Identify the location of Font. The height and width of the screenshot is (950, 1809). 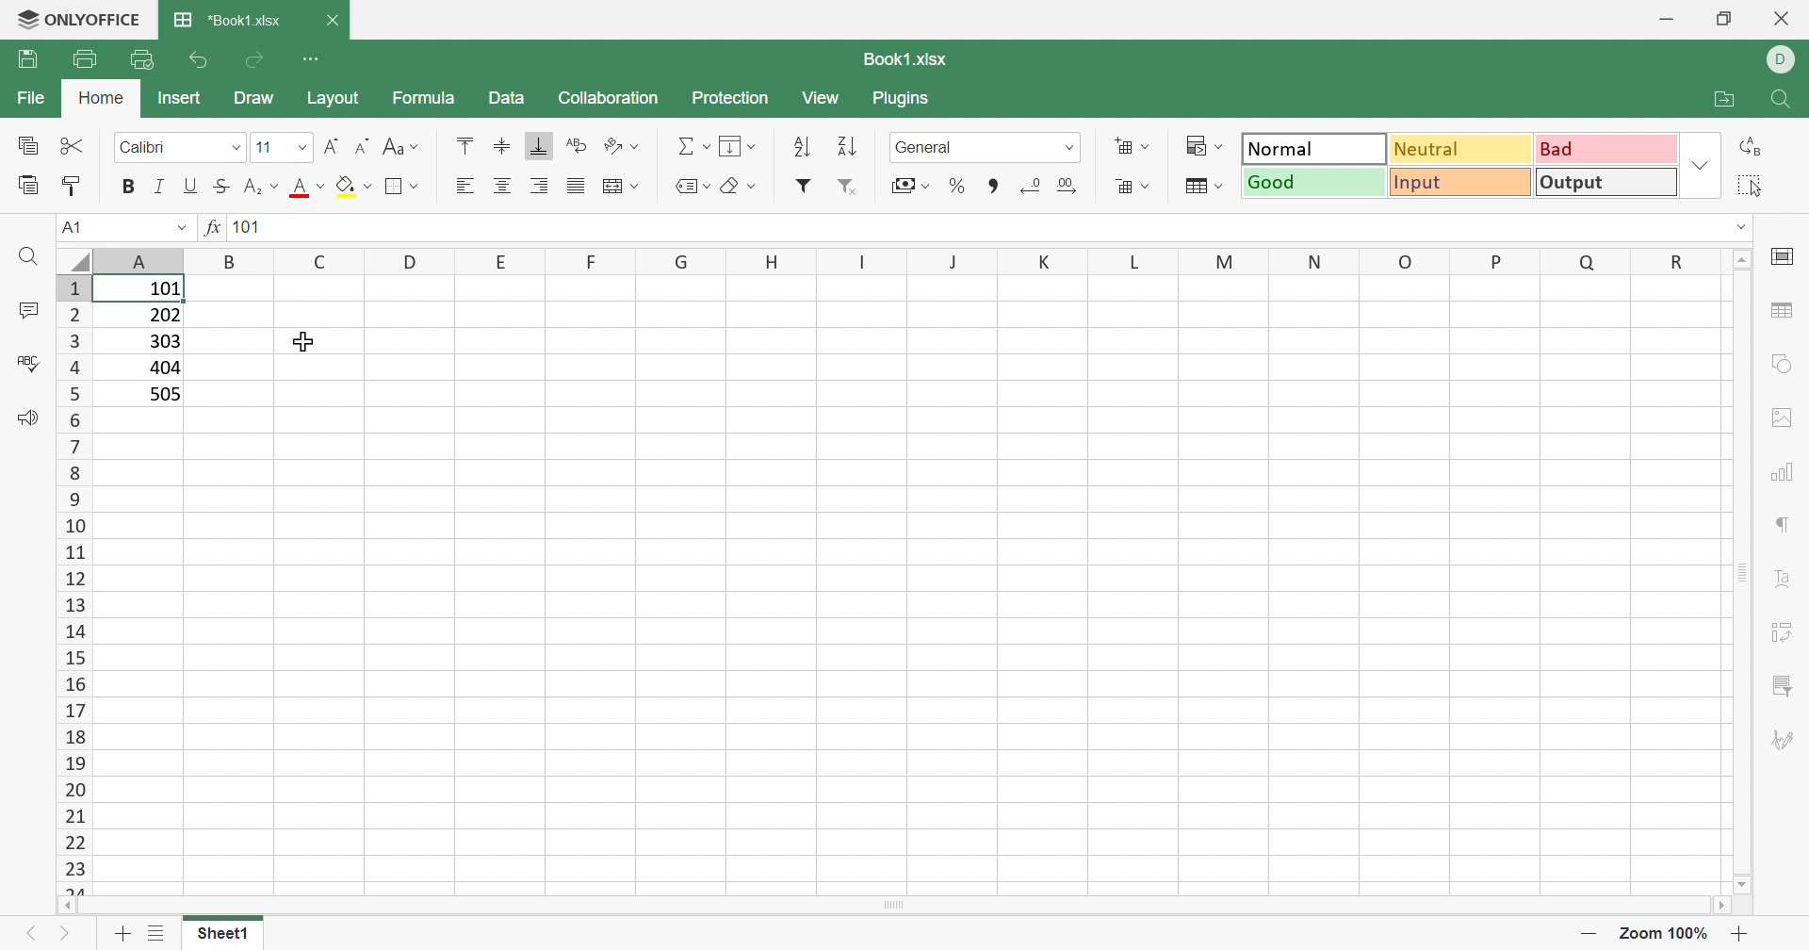
(150, 148).